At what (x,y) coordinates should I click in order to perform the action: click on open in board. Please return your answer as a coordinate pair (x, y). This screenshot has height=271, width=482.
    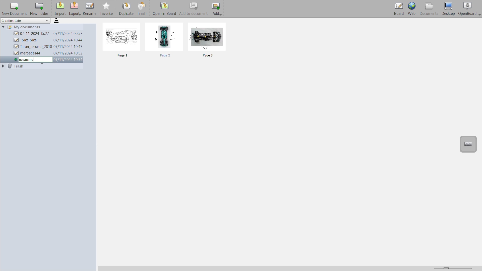
    Looking at the image, I should click on (165, 9).